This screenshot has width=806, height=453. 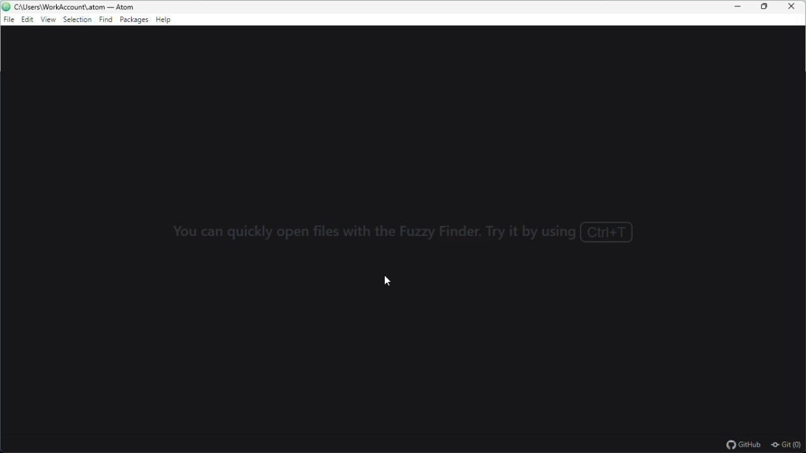 I want to click on Close, so click(x=795, y=7).